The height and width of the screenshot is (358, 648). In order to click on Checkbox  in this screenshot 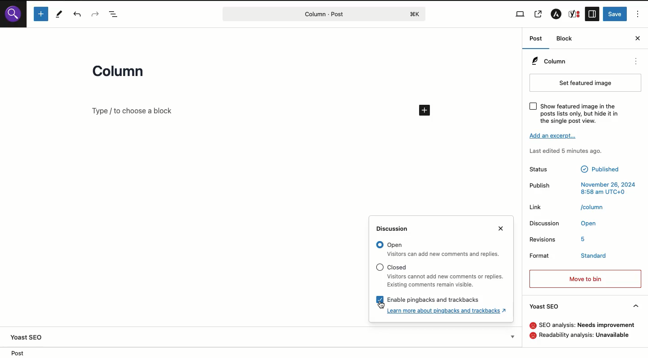, I will do `click(379, 245)`.